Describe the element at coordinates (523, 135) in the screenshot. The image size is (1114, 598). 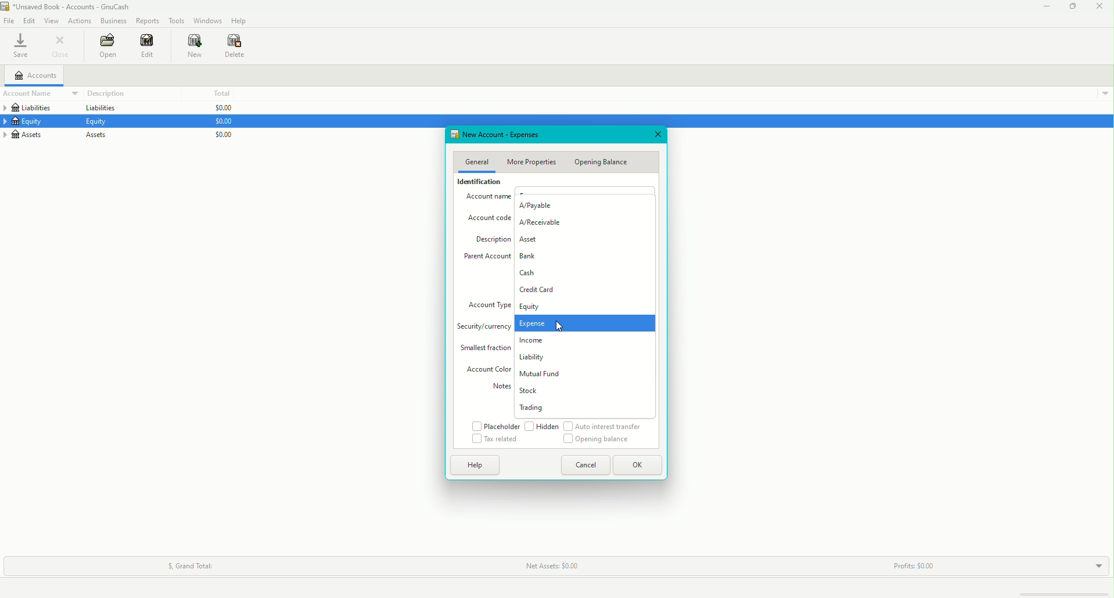
I see `New Account` at that location.